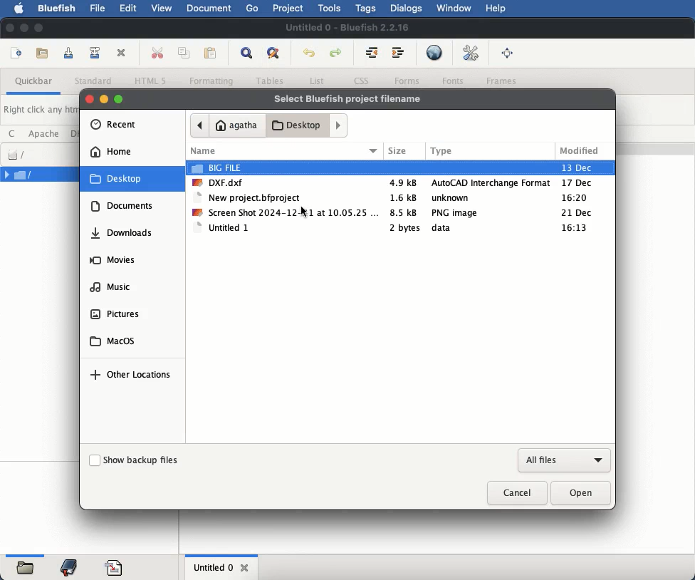  Describe the element at coordinates (68, 53) in the screenshot. I see `save current file` at that location.